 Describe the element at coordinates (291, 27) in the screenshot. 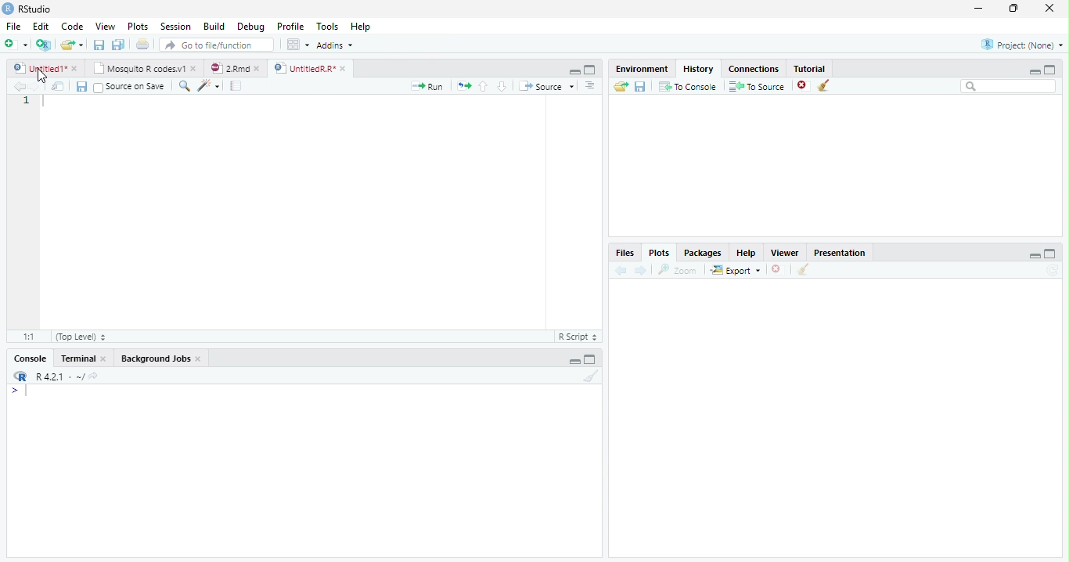

I see `Profile` at that location.